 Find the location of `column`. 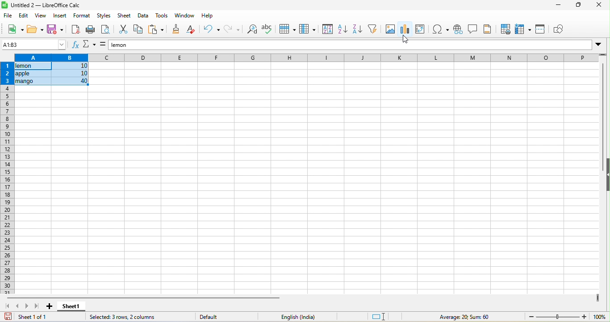

column is located at coordinates (308, 29).